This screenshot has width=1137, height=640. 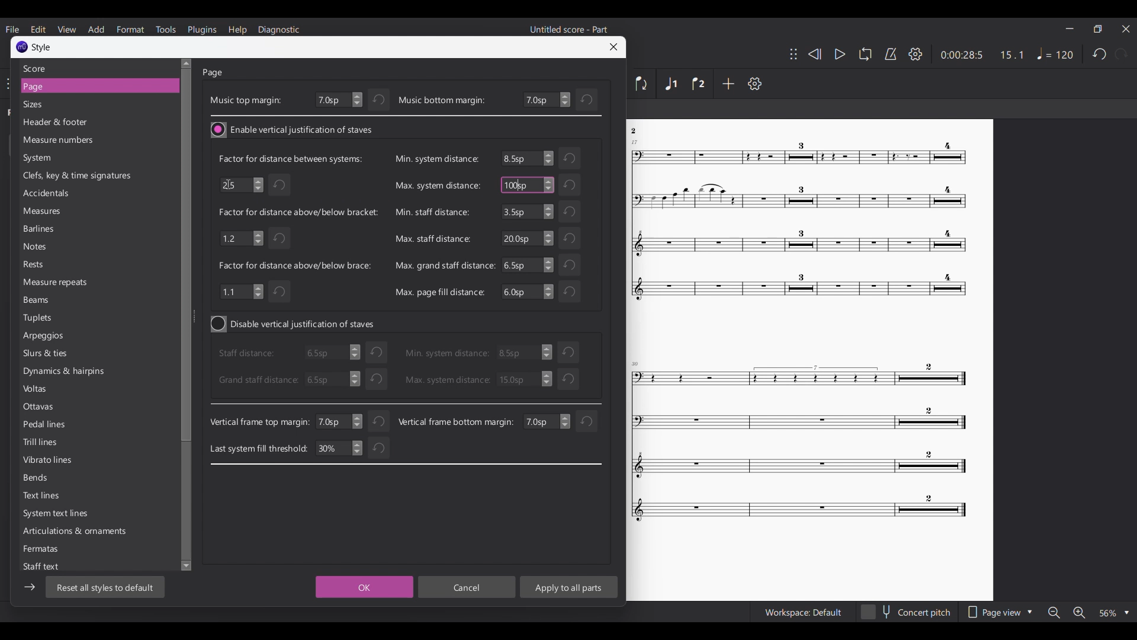 What do you see at coordinates (64, 408) in the screenshot?
I see `Ottavas` at bounding box center [64, 408].